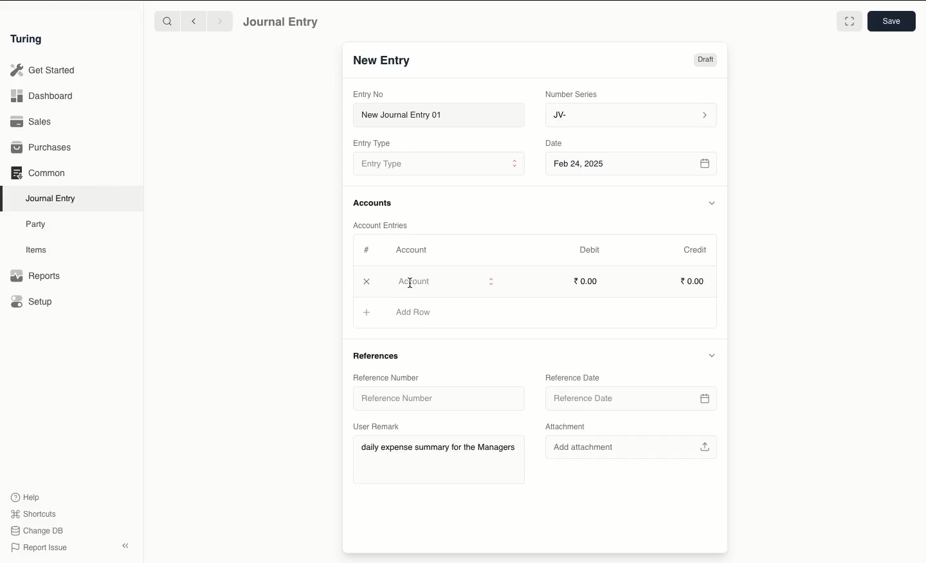  Describe the element at coordinates (378, 426) in the screenshot. I see `User Remark` at that location.